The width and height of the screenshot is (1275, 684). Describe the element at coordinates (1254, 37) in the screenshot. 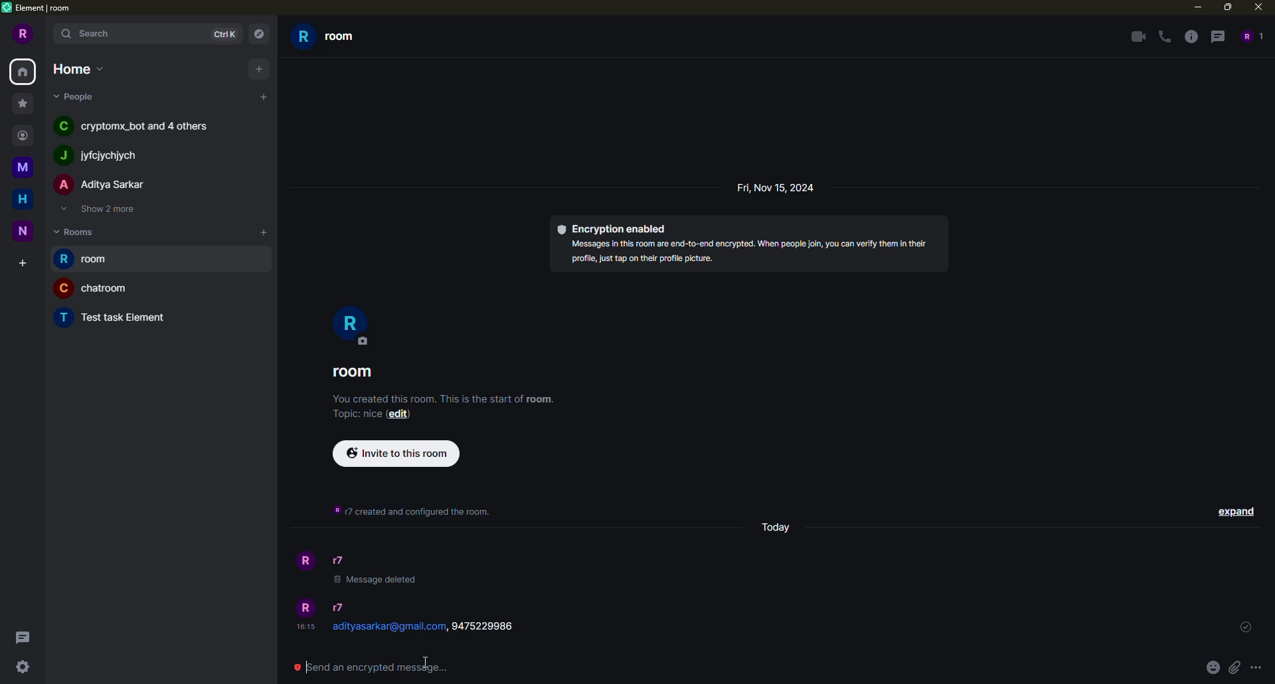

I see `people` at that location.